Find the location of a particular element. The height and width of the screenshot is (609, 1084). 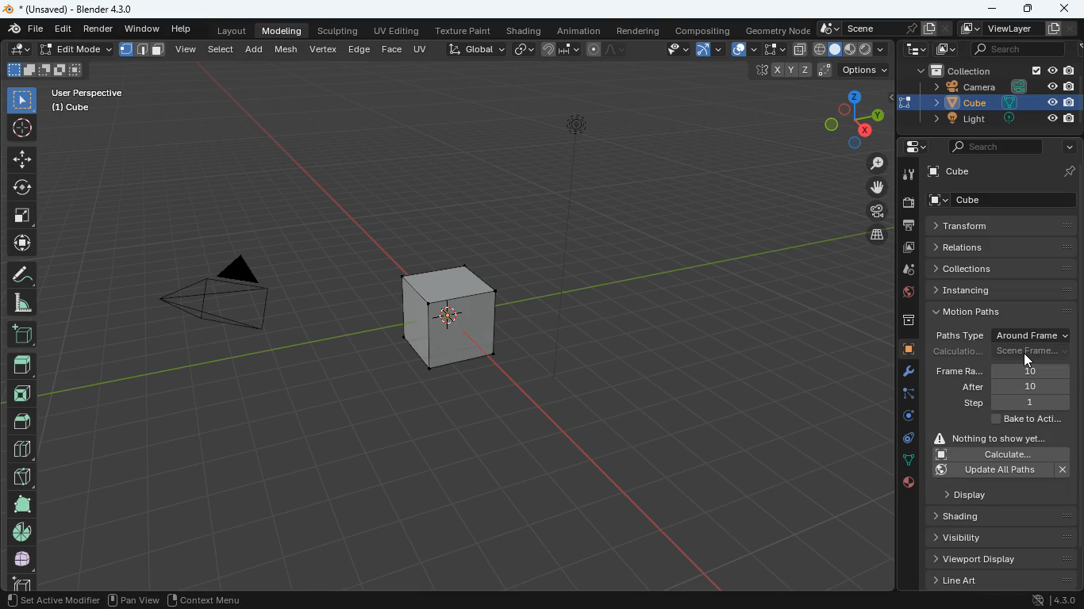

paths type is located at coordinates (959, 335).